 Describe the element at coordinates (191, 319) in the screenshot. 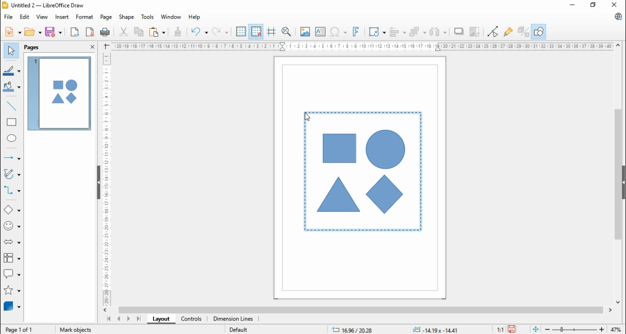

I see `controls` at that location.